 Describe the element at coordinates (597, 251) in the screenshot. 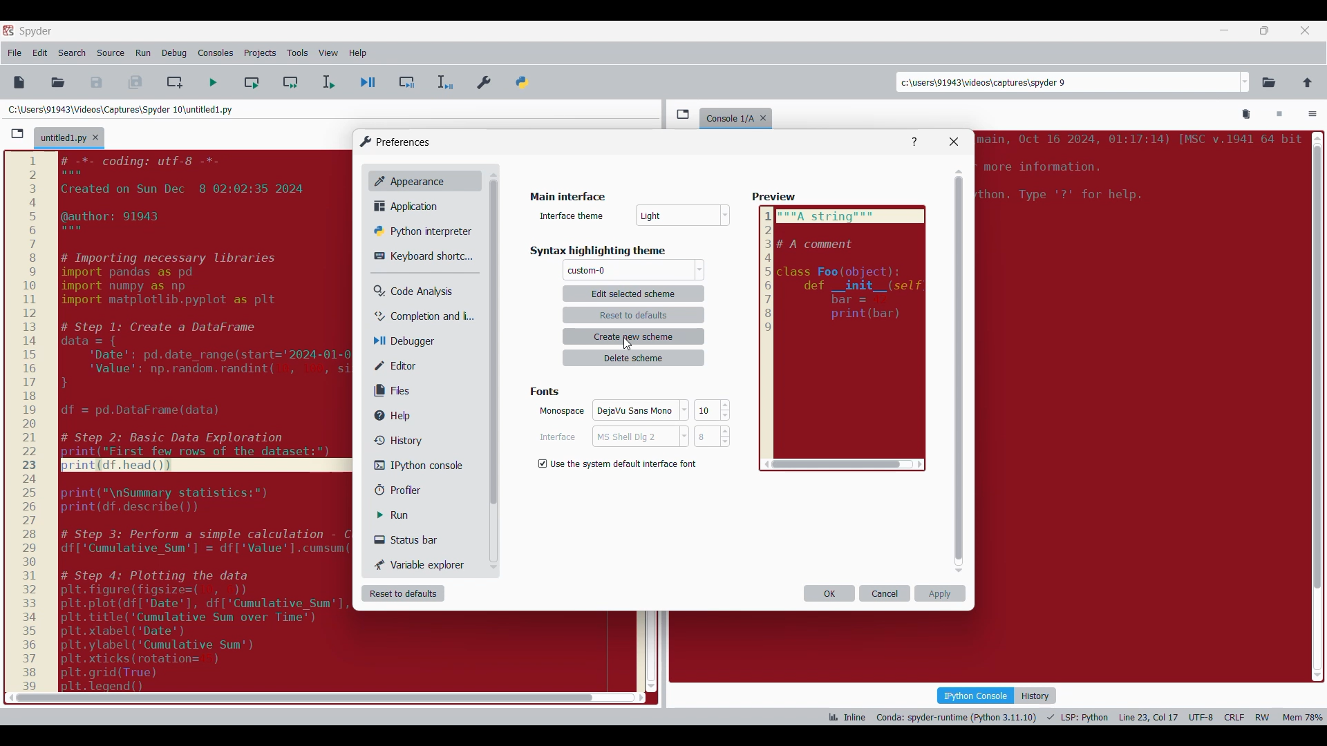

I see `Section title` at that location.